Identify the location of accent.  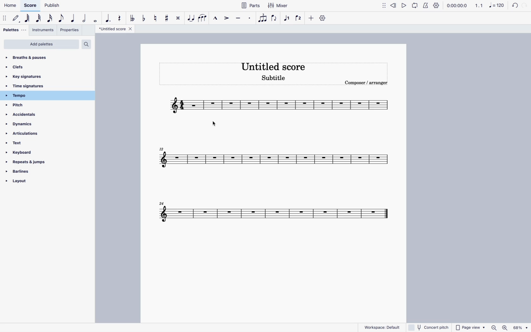
(227, 19).